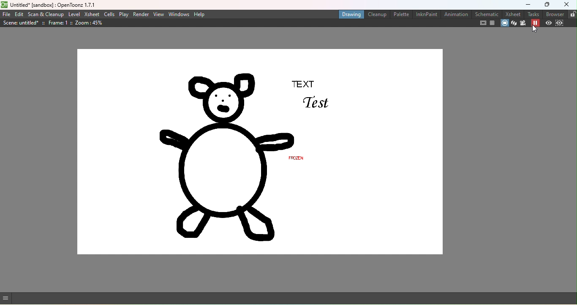 The width and height of the screenshot is (577, 305). What do you see at coordinates (141, 14) in the screenshot?
I see `Render` at bounding box center [141, 14].